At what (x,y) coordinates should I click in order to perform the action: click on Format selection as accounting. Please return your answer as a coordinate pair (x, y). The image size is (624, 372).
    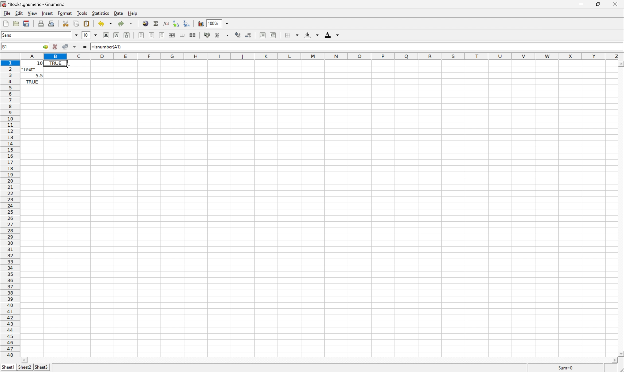
    Looking at the image, I should click on (206, 35).